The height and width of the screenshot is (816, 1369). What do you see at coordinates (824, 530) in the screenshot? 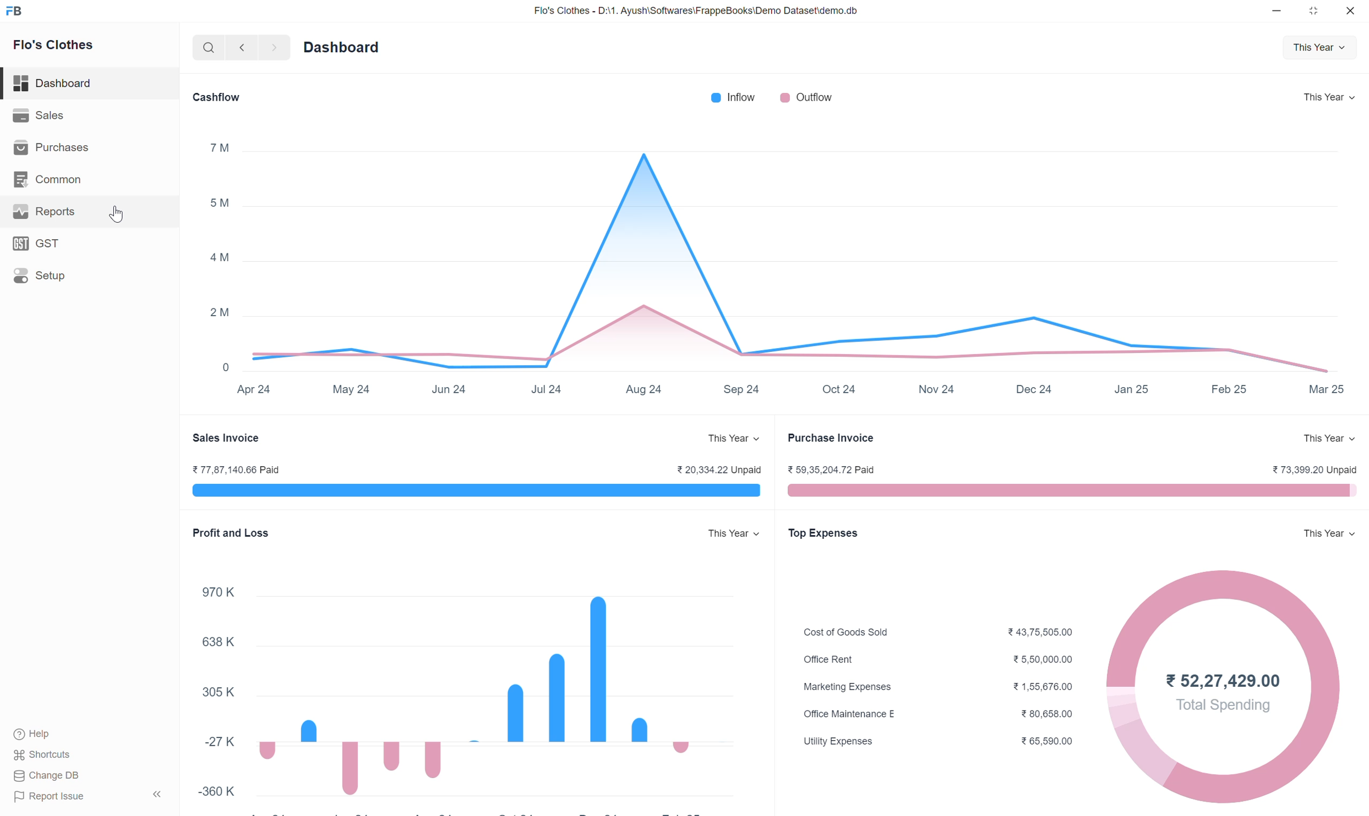
I see `Top Expenses` at bounding box center [824, 530].